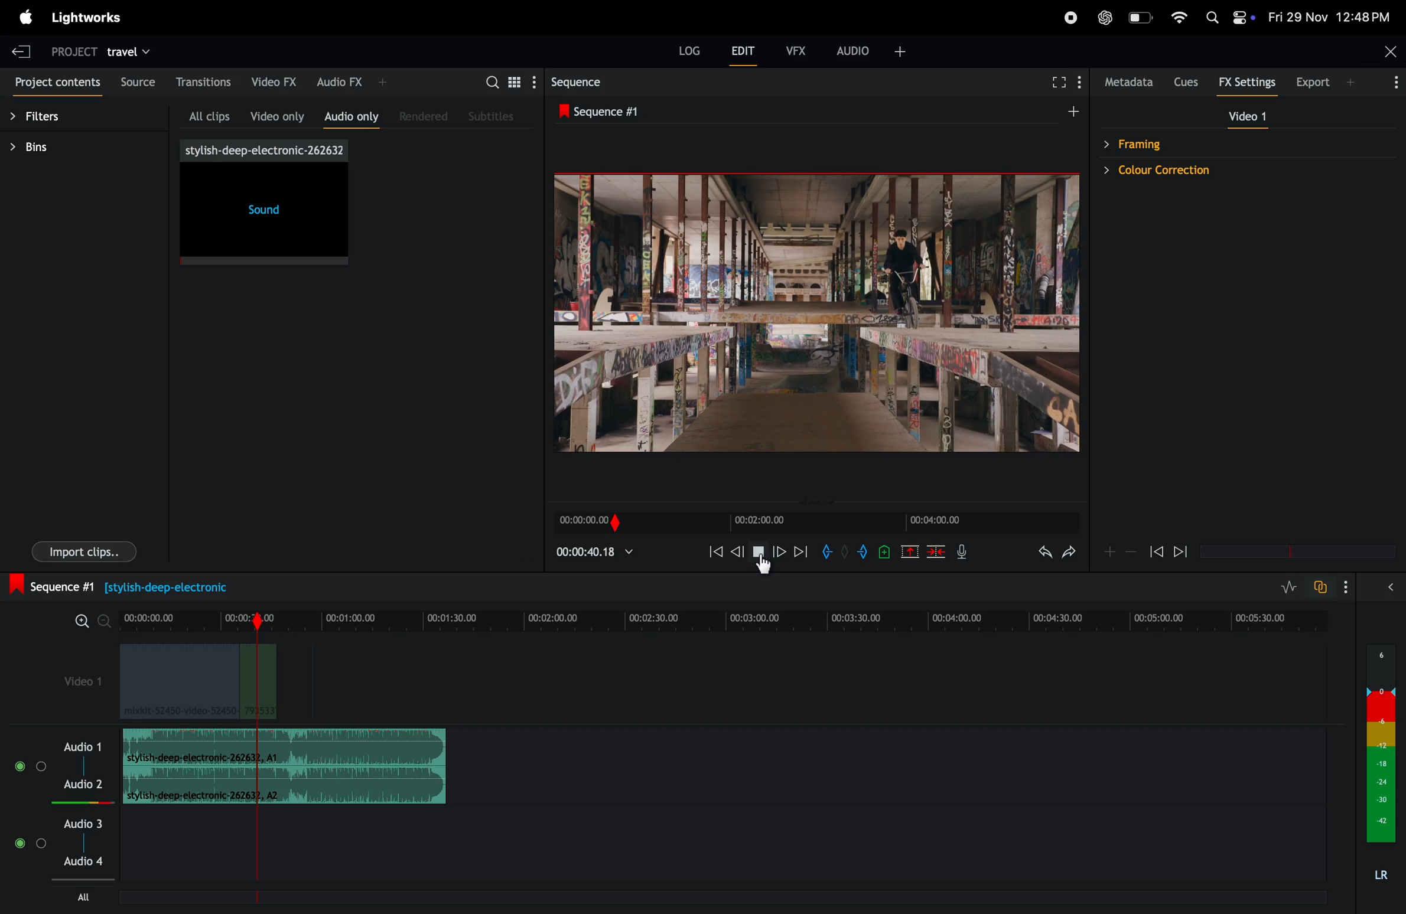 The width and height of the screenshot is (1406, 914). Describe the element at coordinates (1070, 555) in the screenshot. I see `redo` at that location.